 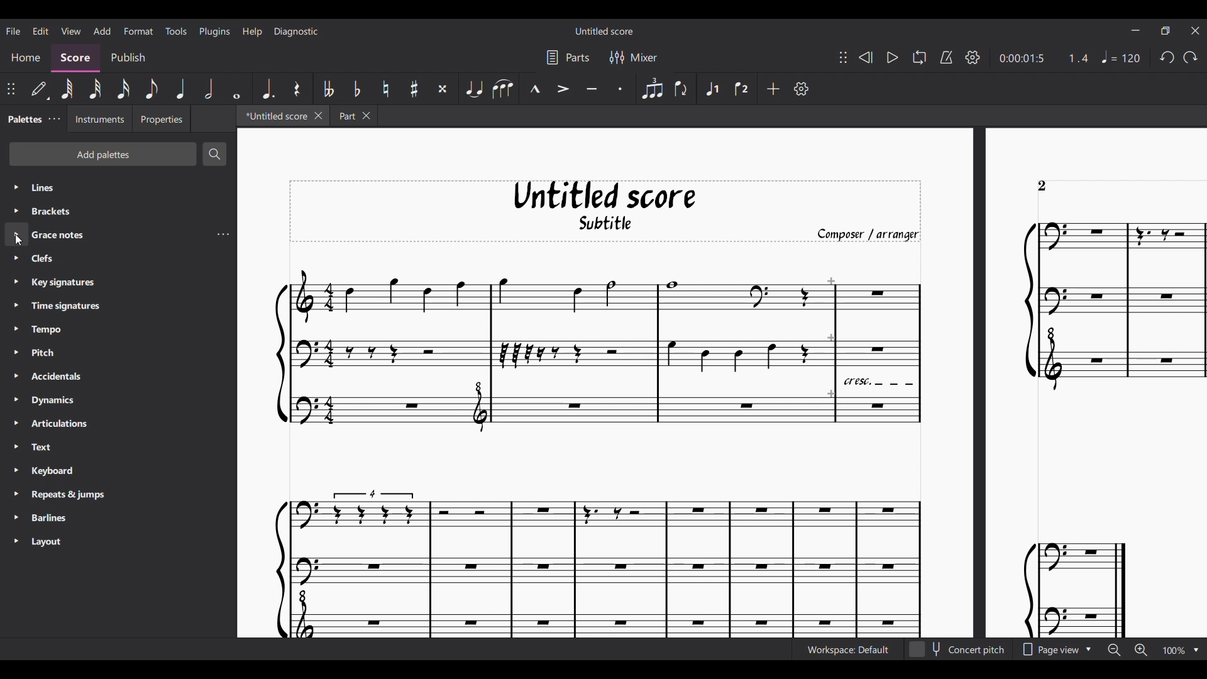 I want to click on Toggle double flat, so click(x=328, y=89).